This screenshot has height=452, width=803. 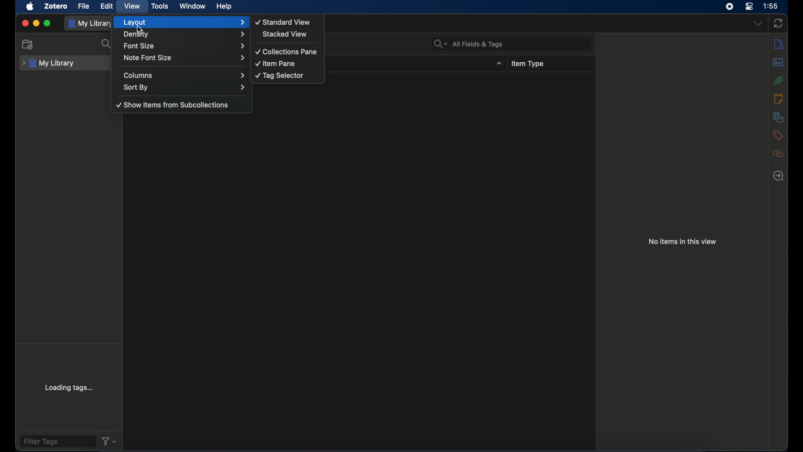 What do you see at coordinates (286, 34) in the screenshot?
I see `stacked view` at bounding box center [286, 34].